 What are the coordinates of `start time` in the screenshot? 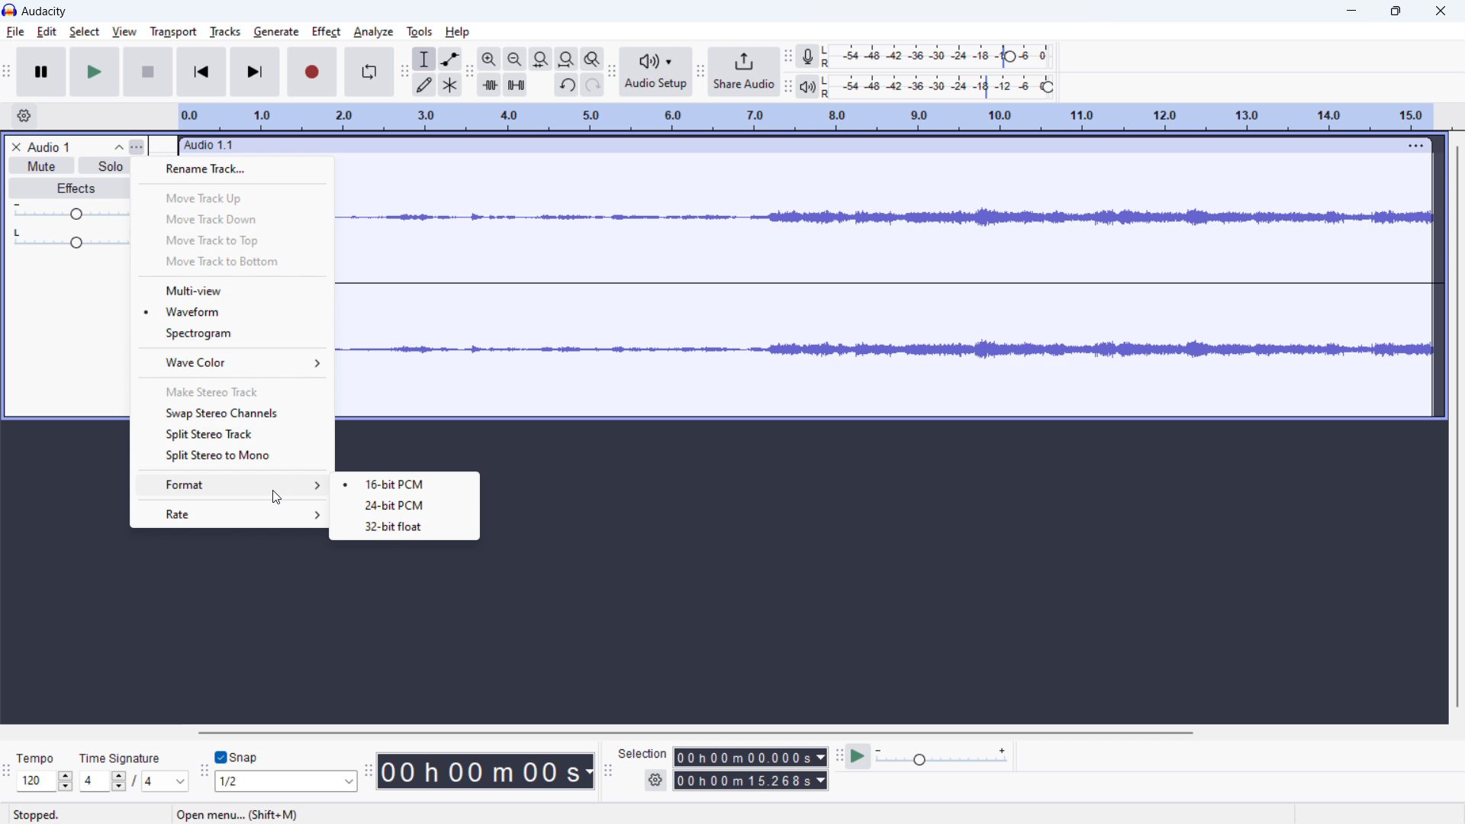 It's located at (751, 757).